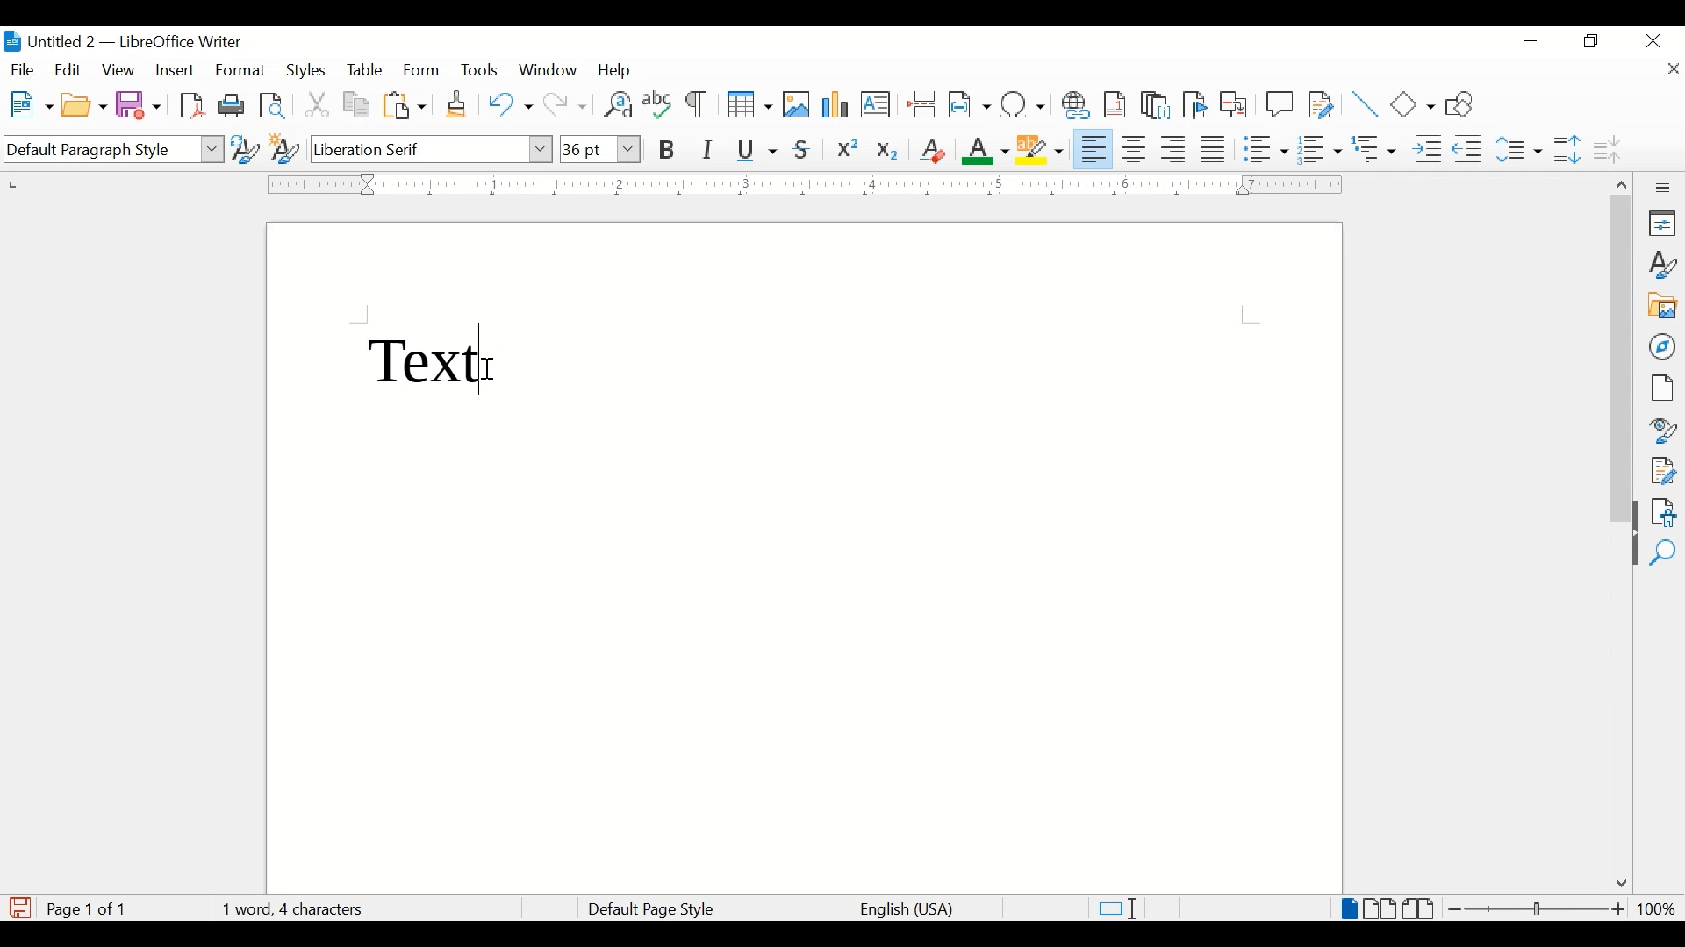  I want to click on properties, so click(1664, 223).